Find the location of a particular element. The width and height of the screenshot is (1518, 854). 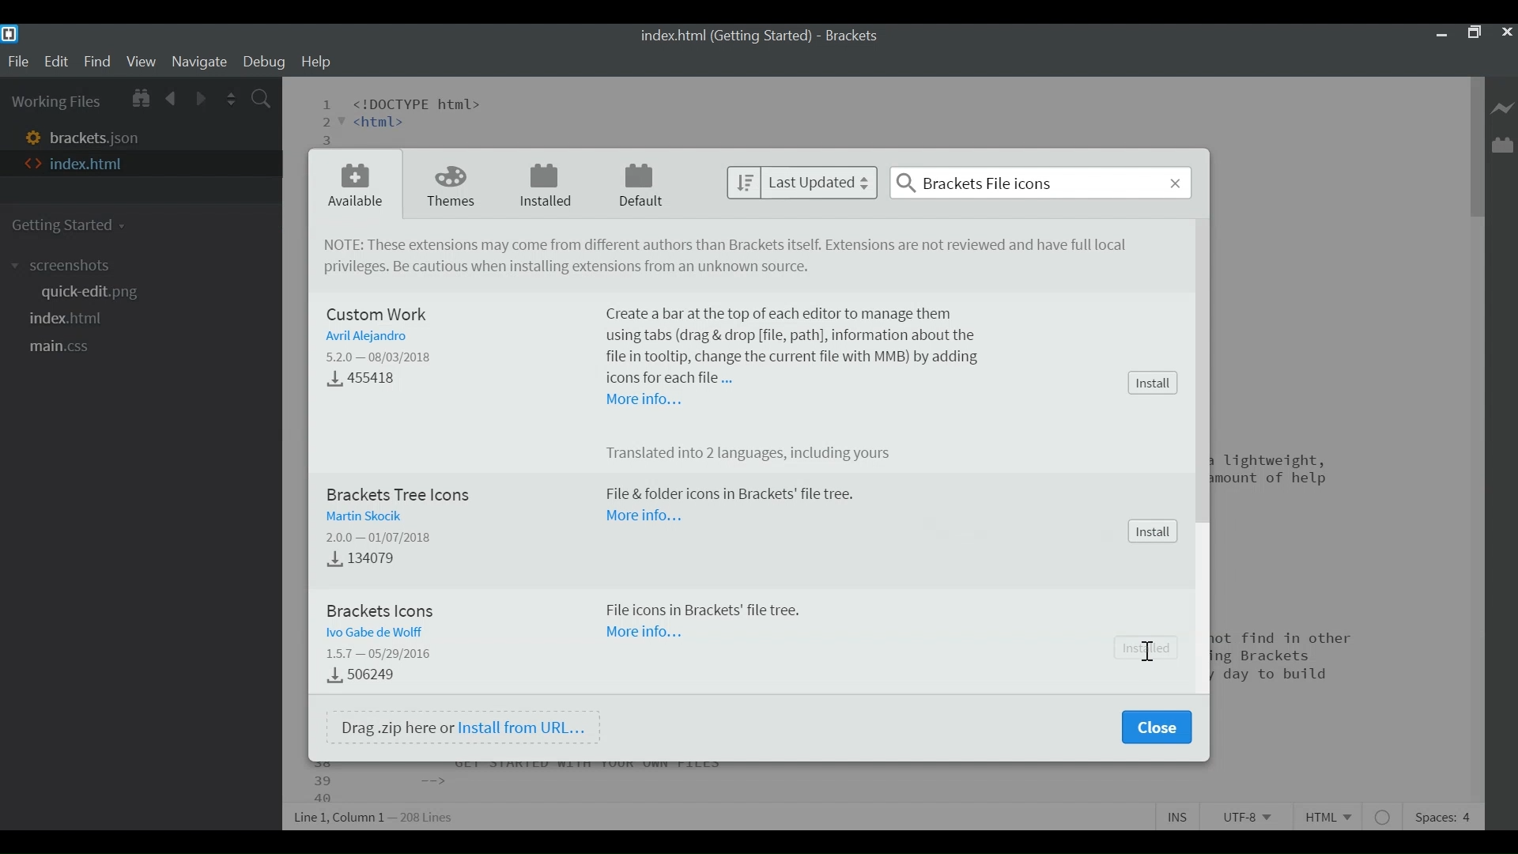

Help is located at coordinates (316, 62).